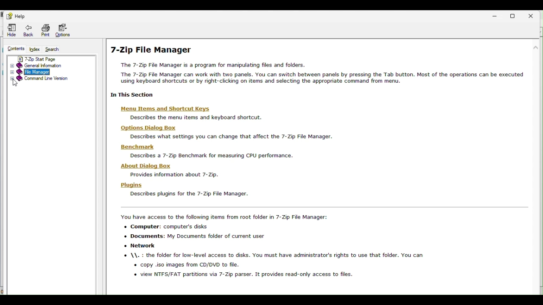  What do you see at coordinates (535, 14) in the screenshot?
I see `Close ` at bounding box center [535, 14].